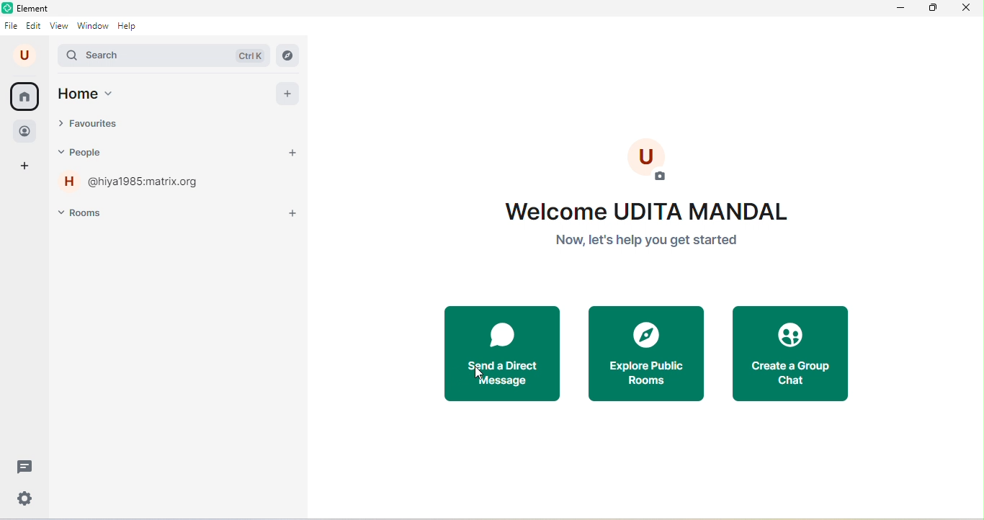  I want to click on maximize, so click(929, 9).